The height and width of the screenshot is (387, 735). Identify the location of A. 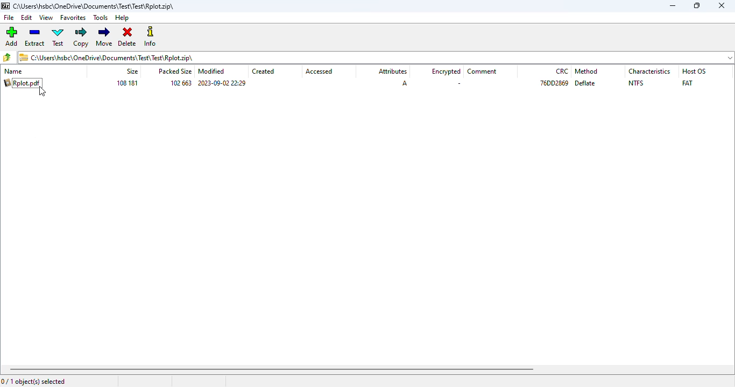
(405, 83).